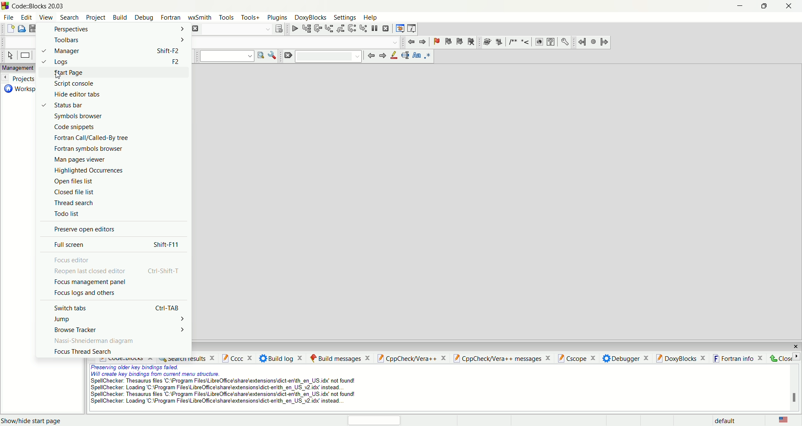 The image size is (802, 426). What do you see at coordinates (228, 387) in the screenshot?
I see `(FVII) SUP Sy SUN —.
Will create key bindings from current menu structure.
‘SpellChecker: Thesaurus files ‘C:\Program Files\LibreOffice\share\extensions\dict-enith_en_US idx’ not found!
‘SpellChecker: Loading C:\Program Files LibreOffice\share\extensions\dict-enith_en_US_vZ idx instead.
‘SpellChecker: Thesaurus files ‘C:\Program Files\LibreOffice\share\extensions\dict-enith_en_US idx’ not found!
‘SpellChecker: Loading ‘C:\Program Files LibreOffice\share\extensions\dict-enith_en_US_vZ idx instead.` at bounding box center [228, 387].